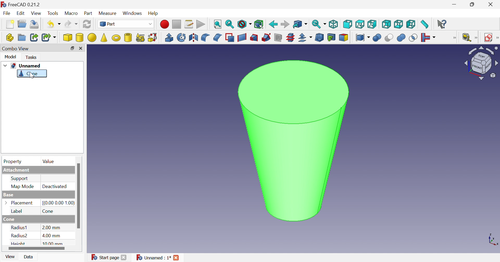  What do you see at coordinates (32, 76) in the screenshot?
I see `Cursor` at bounding box center [32, 76].